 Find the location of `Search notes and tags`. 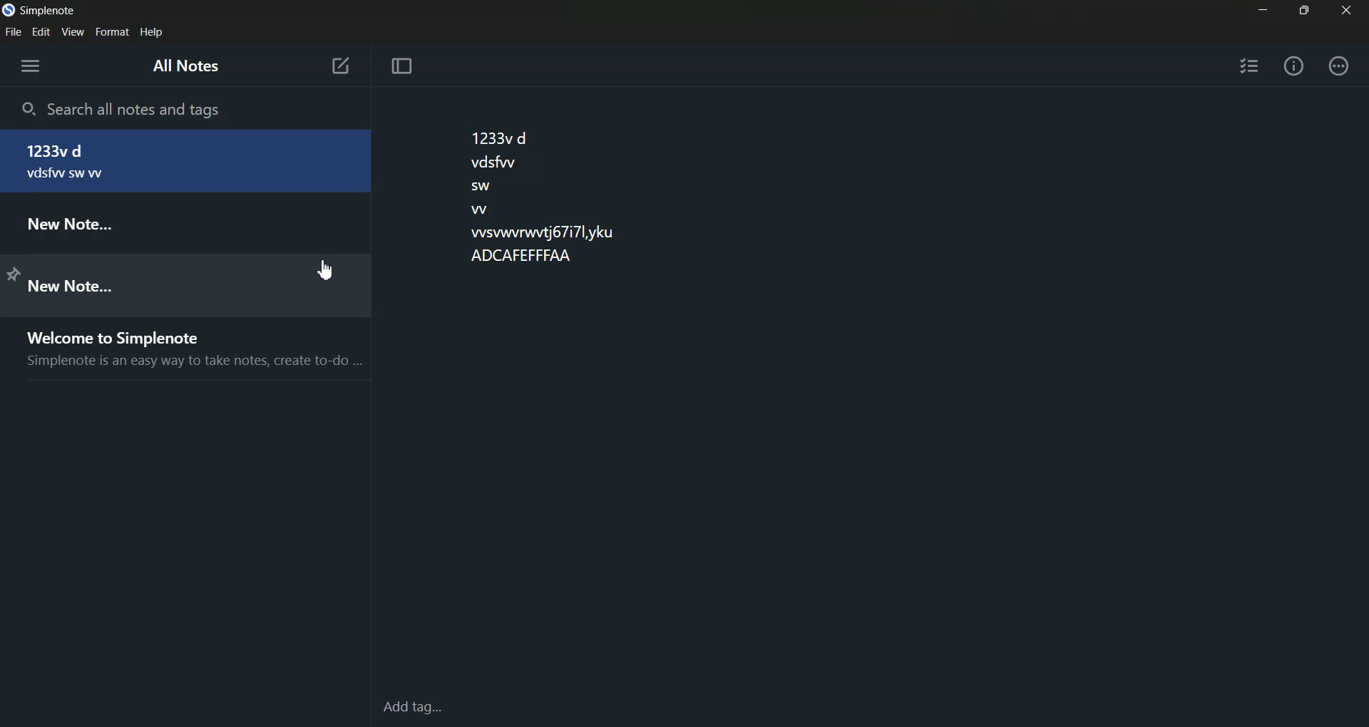

Search notes and tags is located at coordinates (185, 108).